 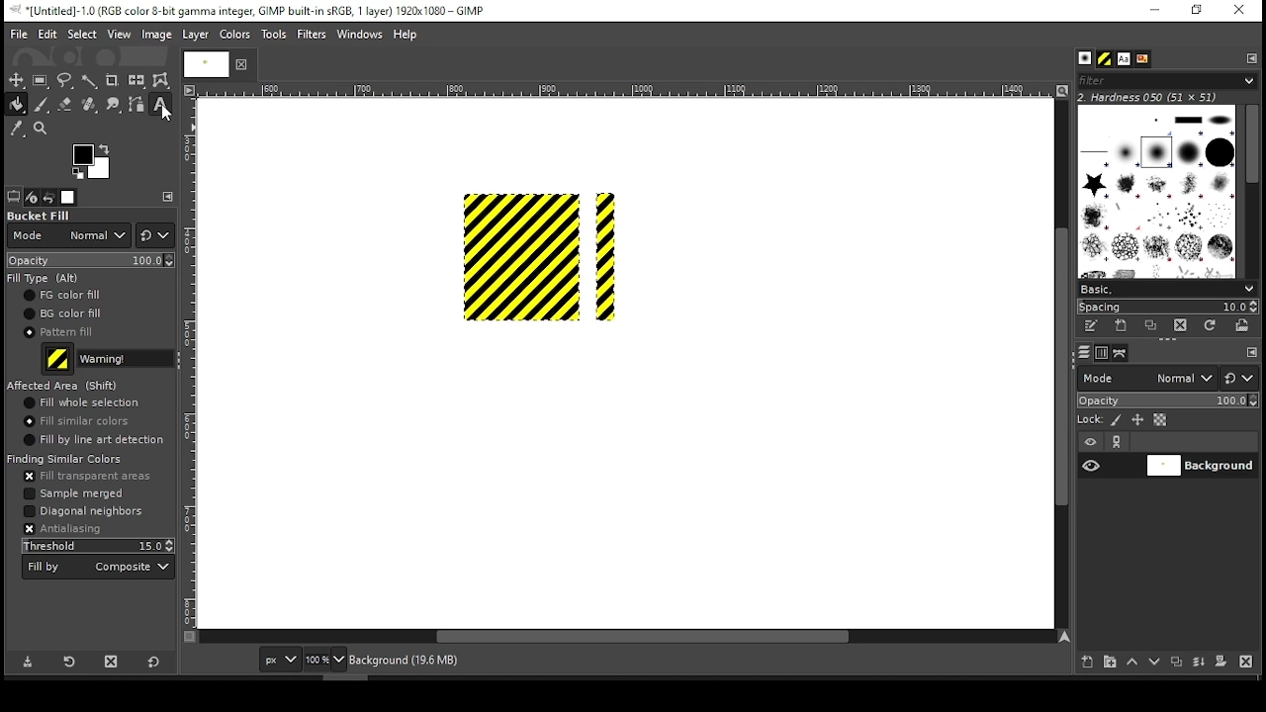 I want to click on merge layer, so click(x=1199, y=663).